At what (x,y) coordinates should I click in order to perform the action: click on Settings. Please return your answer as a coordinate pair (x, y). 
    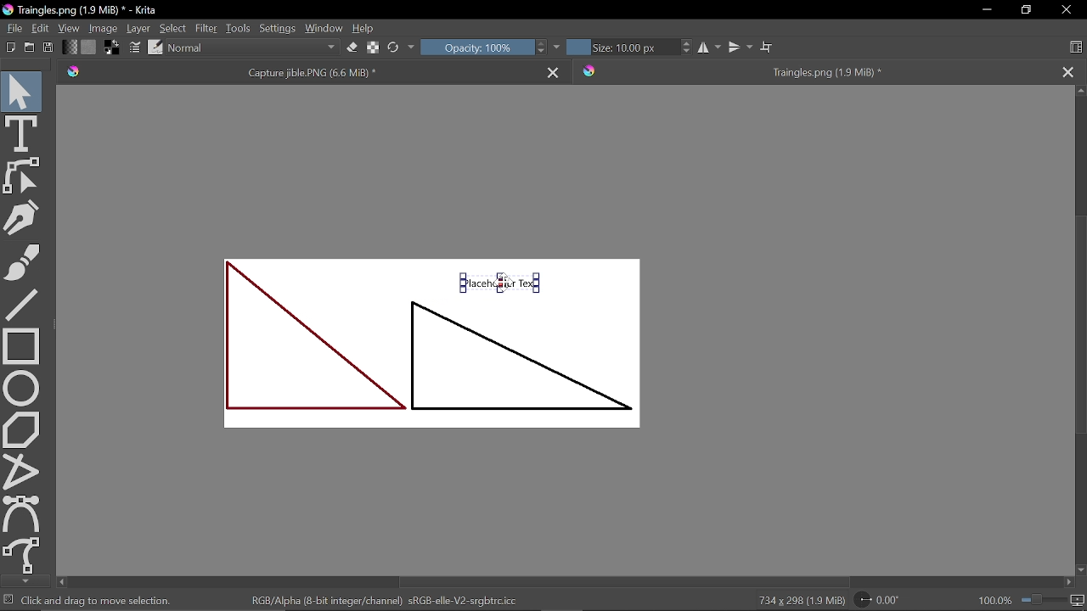
    Looking at the image, I should click on (277, 27).